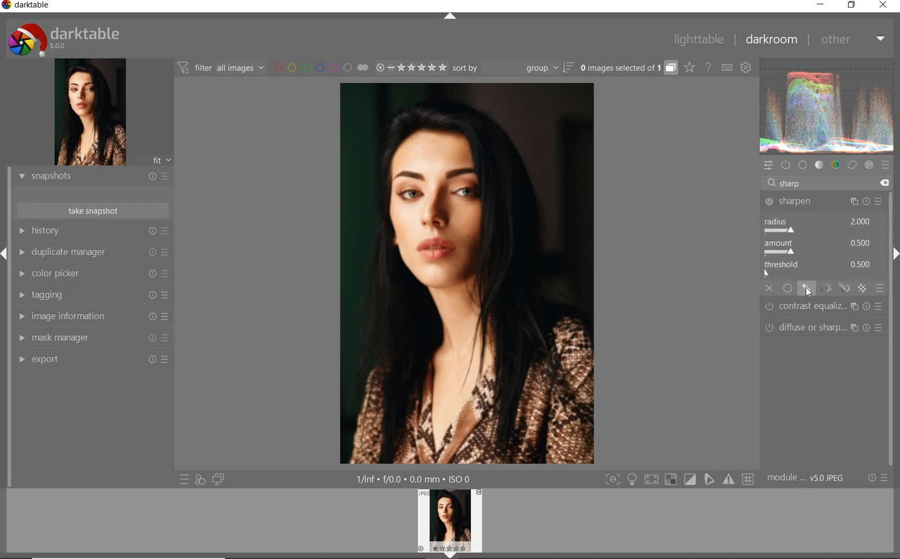 The image size is (900, 559). Describe the element at coordinates (833, 288) in the screenshot. I see `mask options` at that location.